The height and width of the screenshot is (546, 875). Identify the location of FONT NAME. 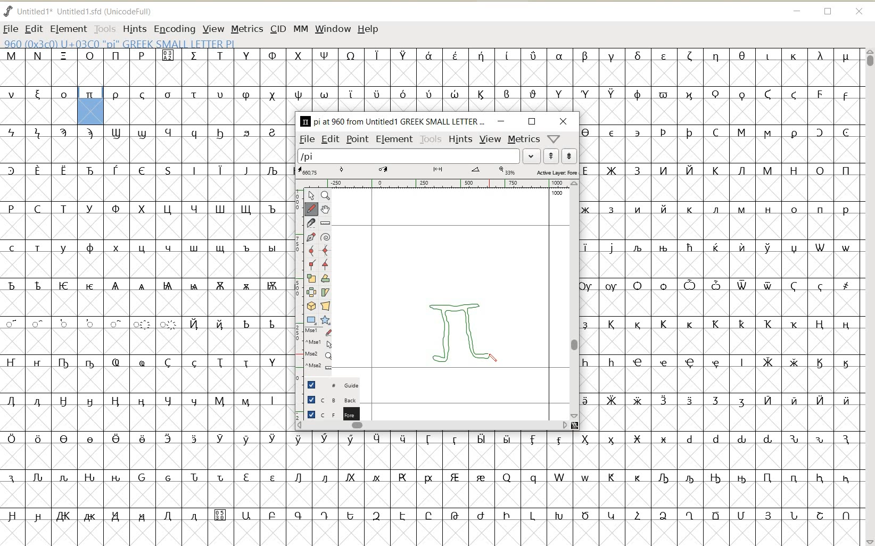
(80, 11).